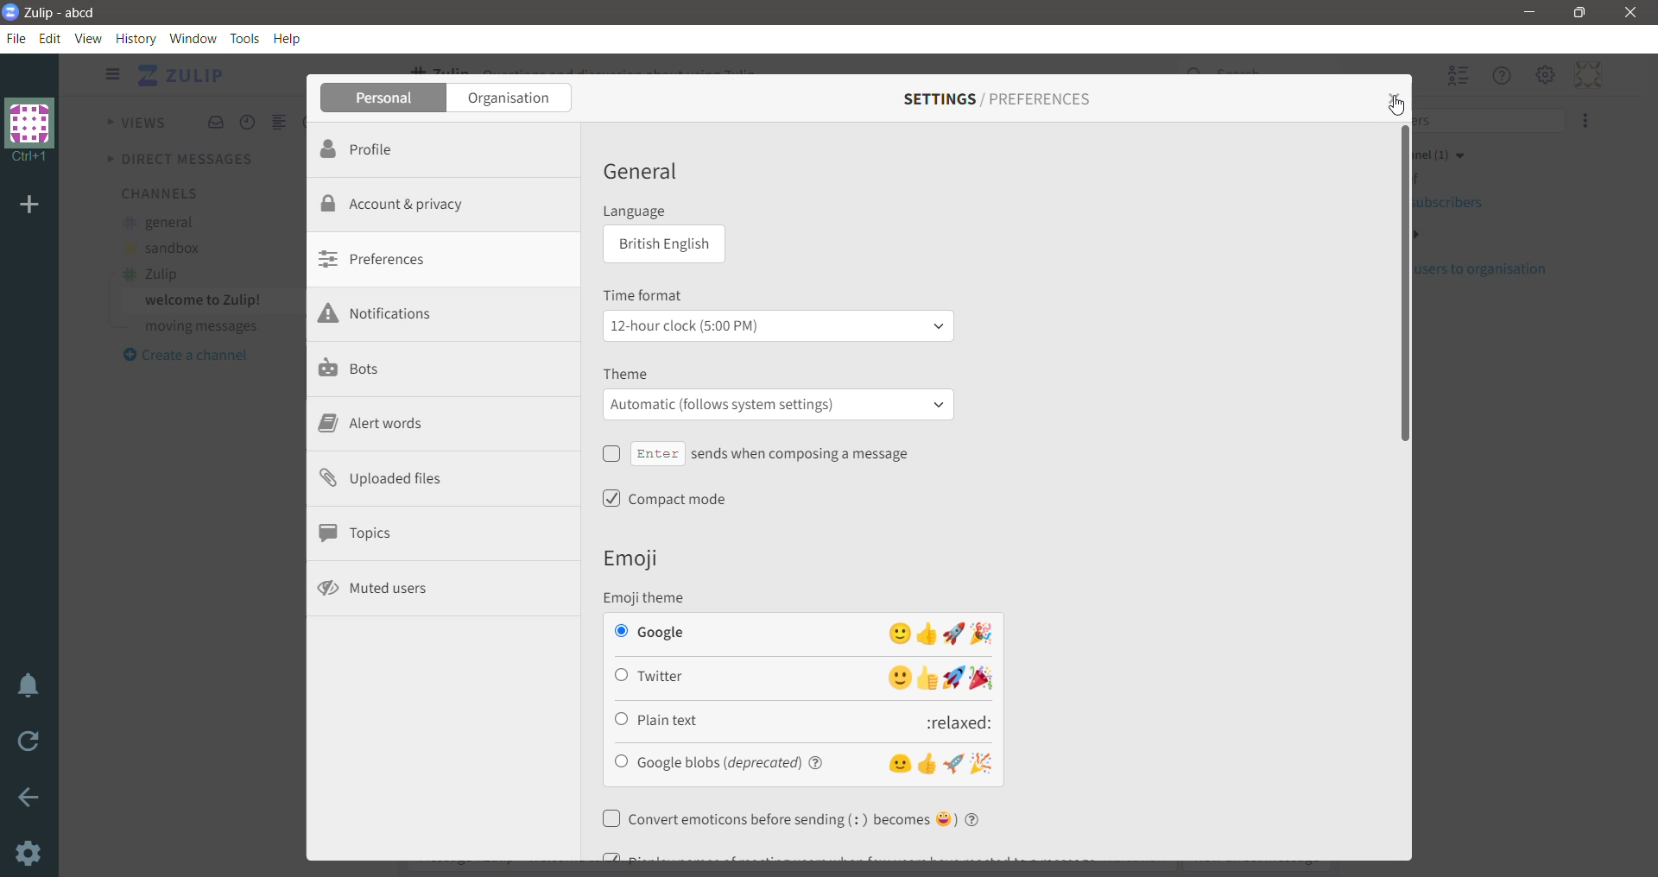  Describe the element at coordinates (1583, 13) in the screenshot. I see `Restore Down` at that location.